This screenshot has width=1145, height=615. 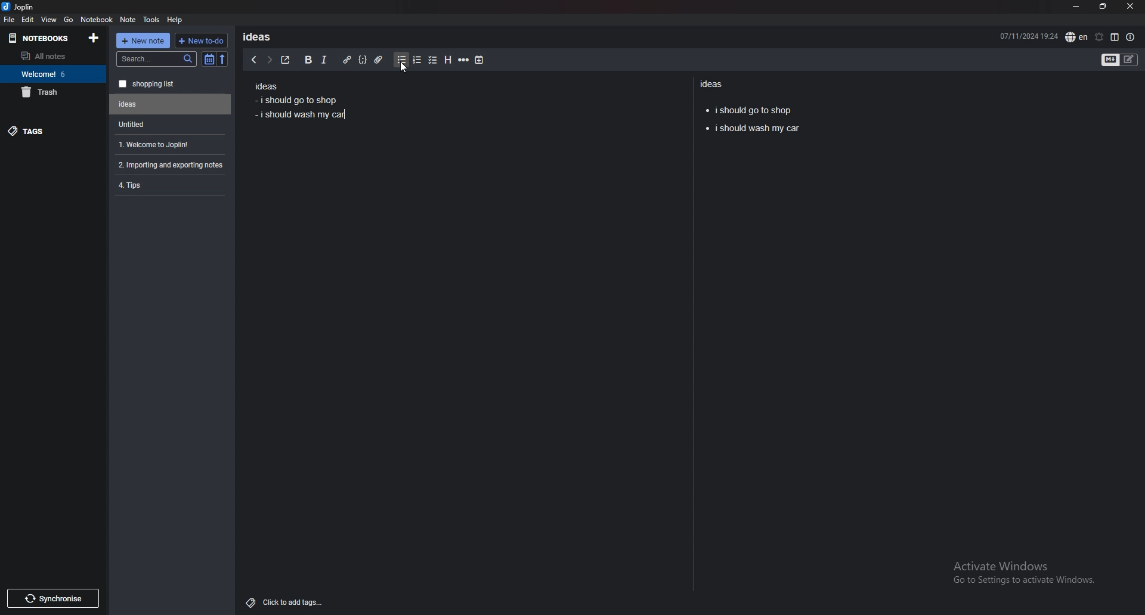 I want to click on spell check, so click(x=1076, y=37).